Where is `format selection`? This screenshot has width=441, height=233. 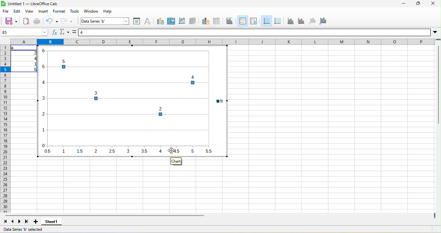 format selection is located at coordinates (137, 22).